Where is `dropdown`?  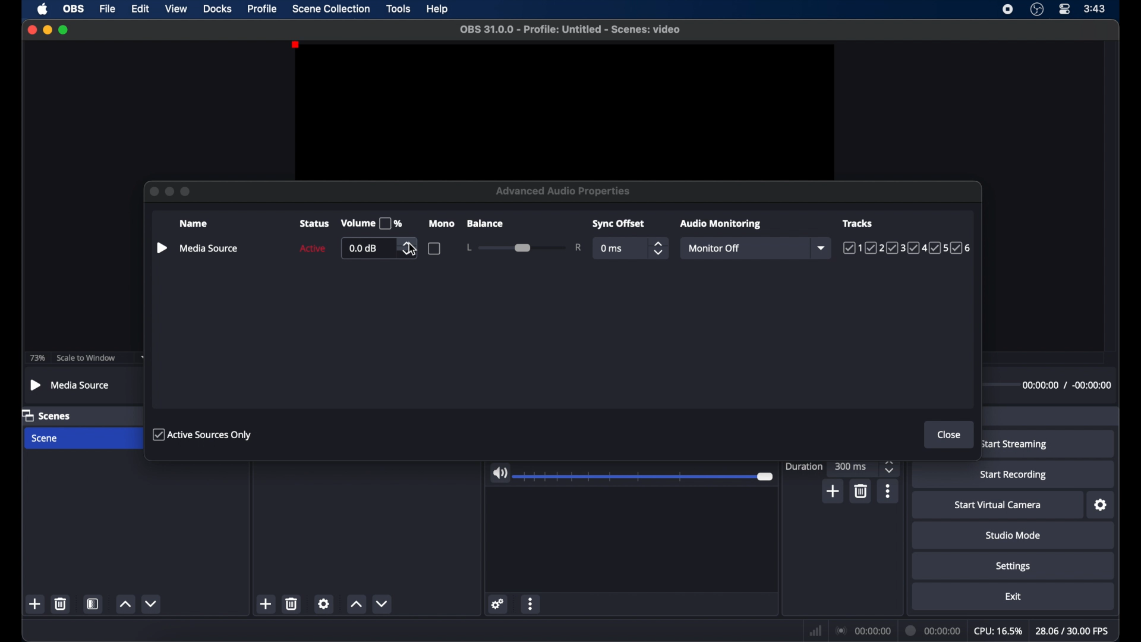
dropdown is located at coordinates (145, 358).